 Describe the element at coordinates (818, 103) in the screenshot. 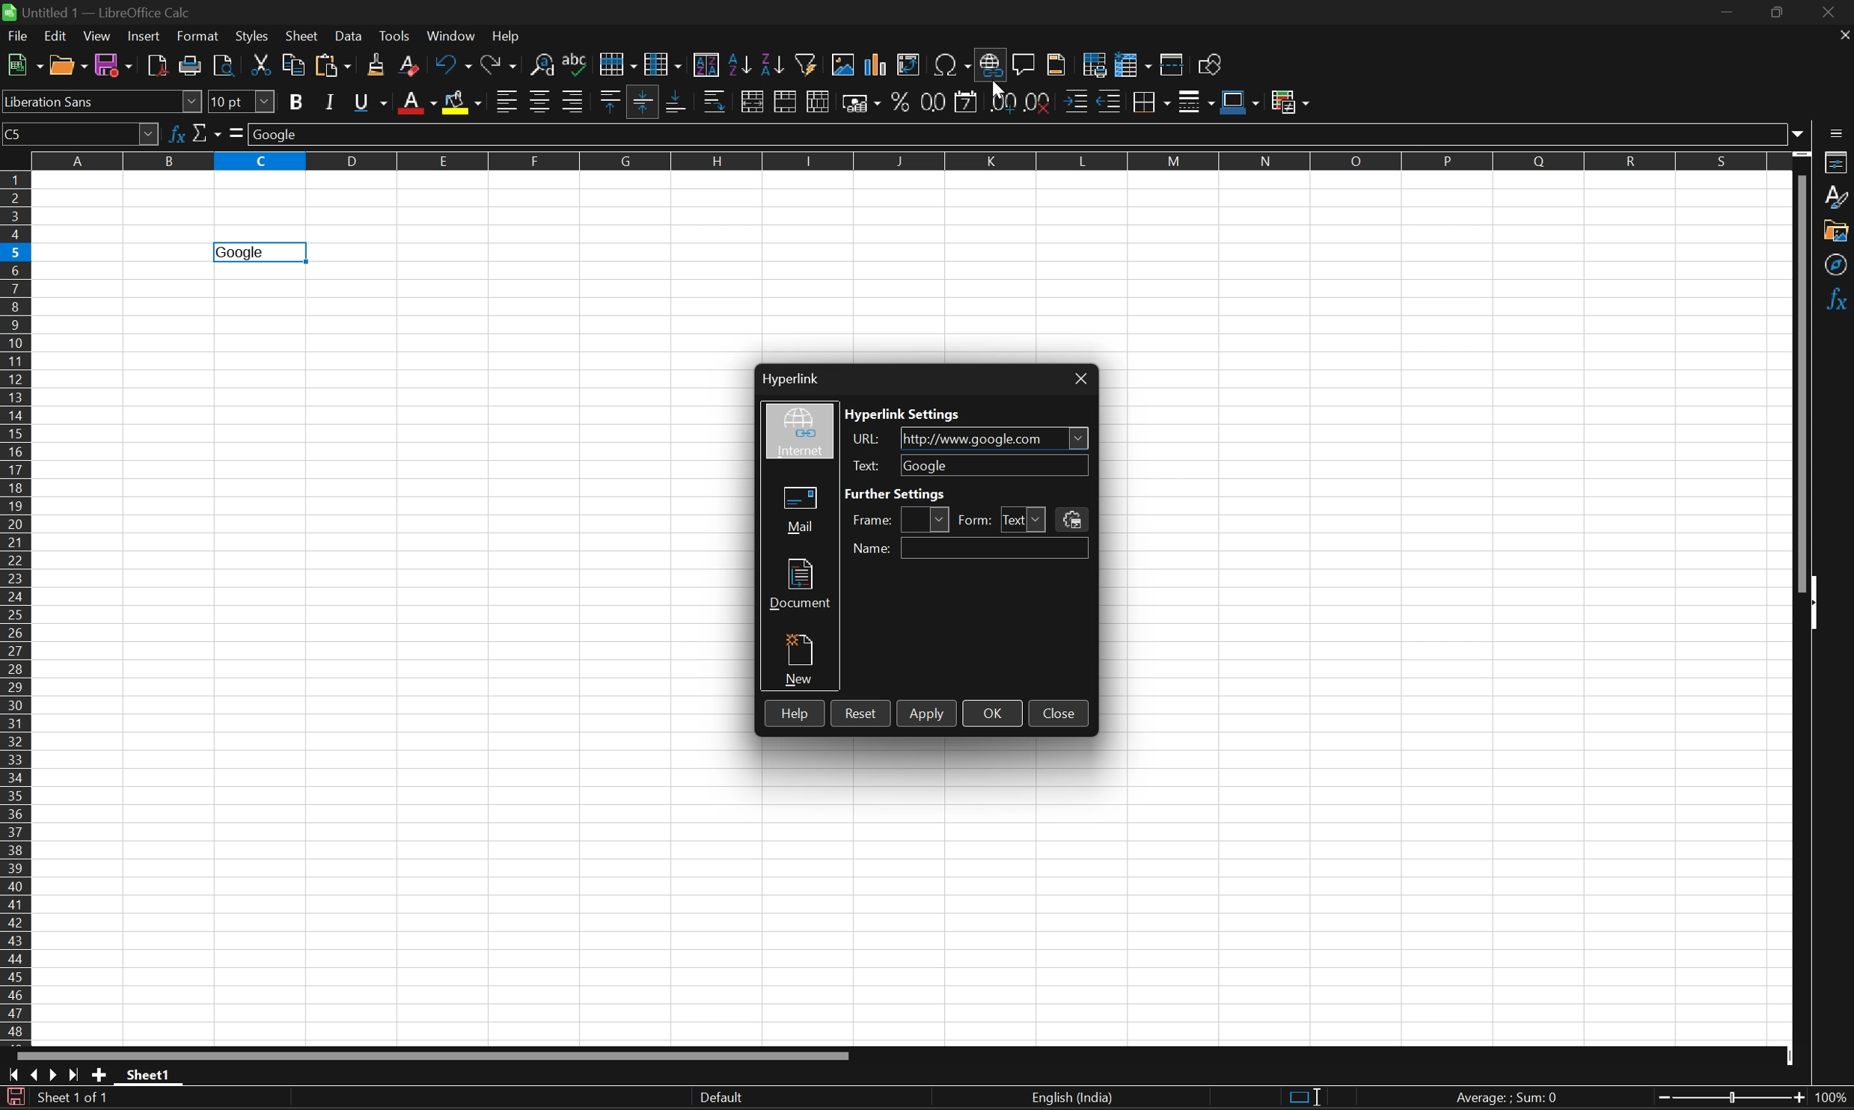

I see `Unmerge cells` at that location.